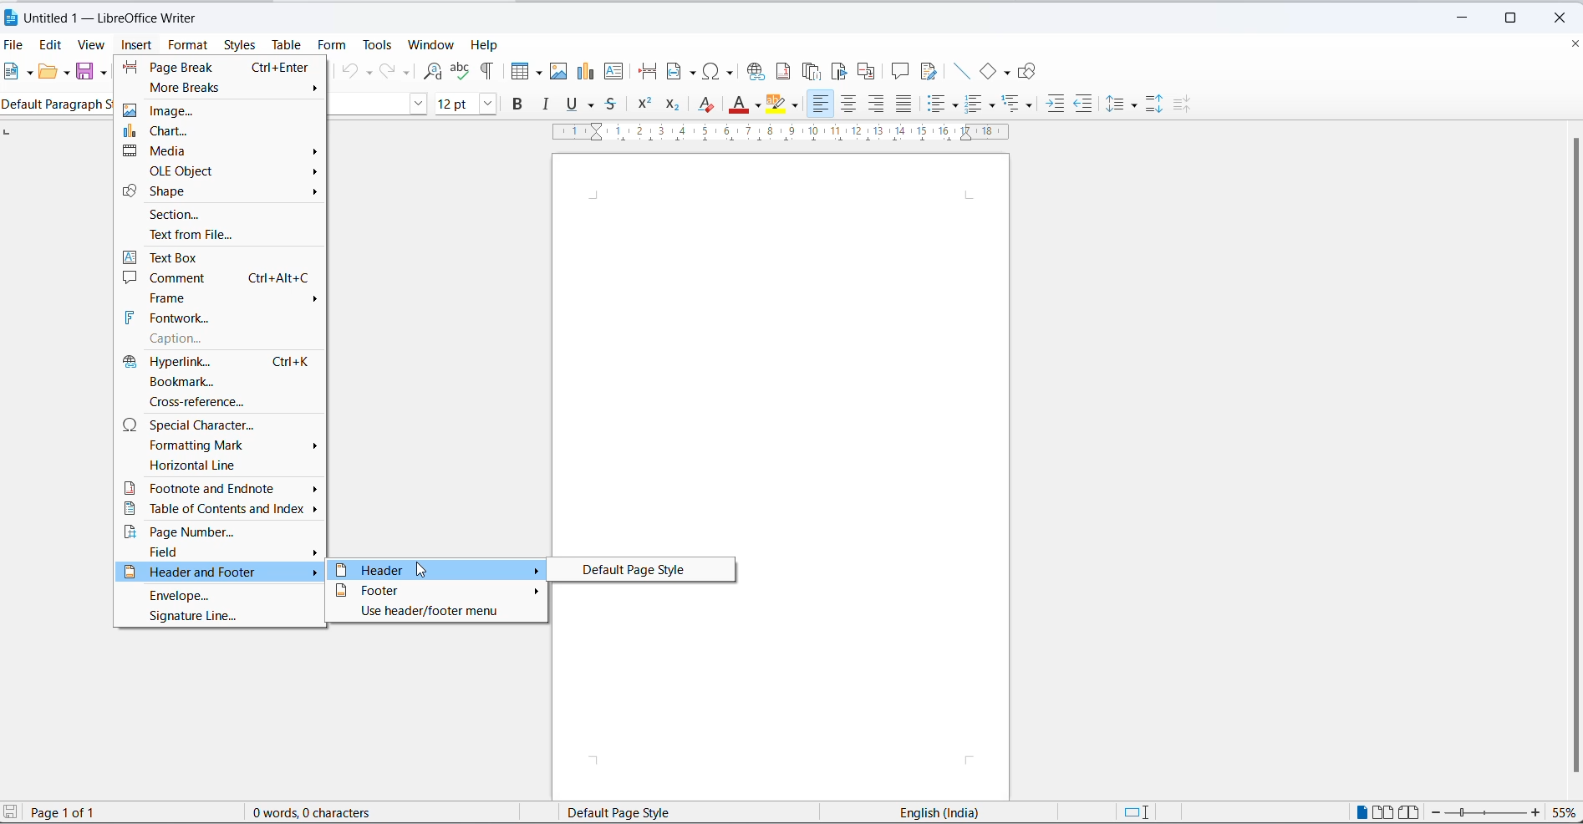 Image resolution: width=1583 pixels, height=824 pixels. I want to click on font color, so click(736, 104).